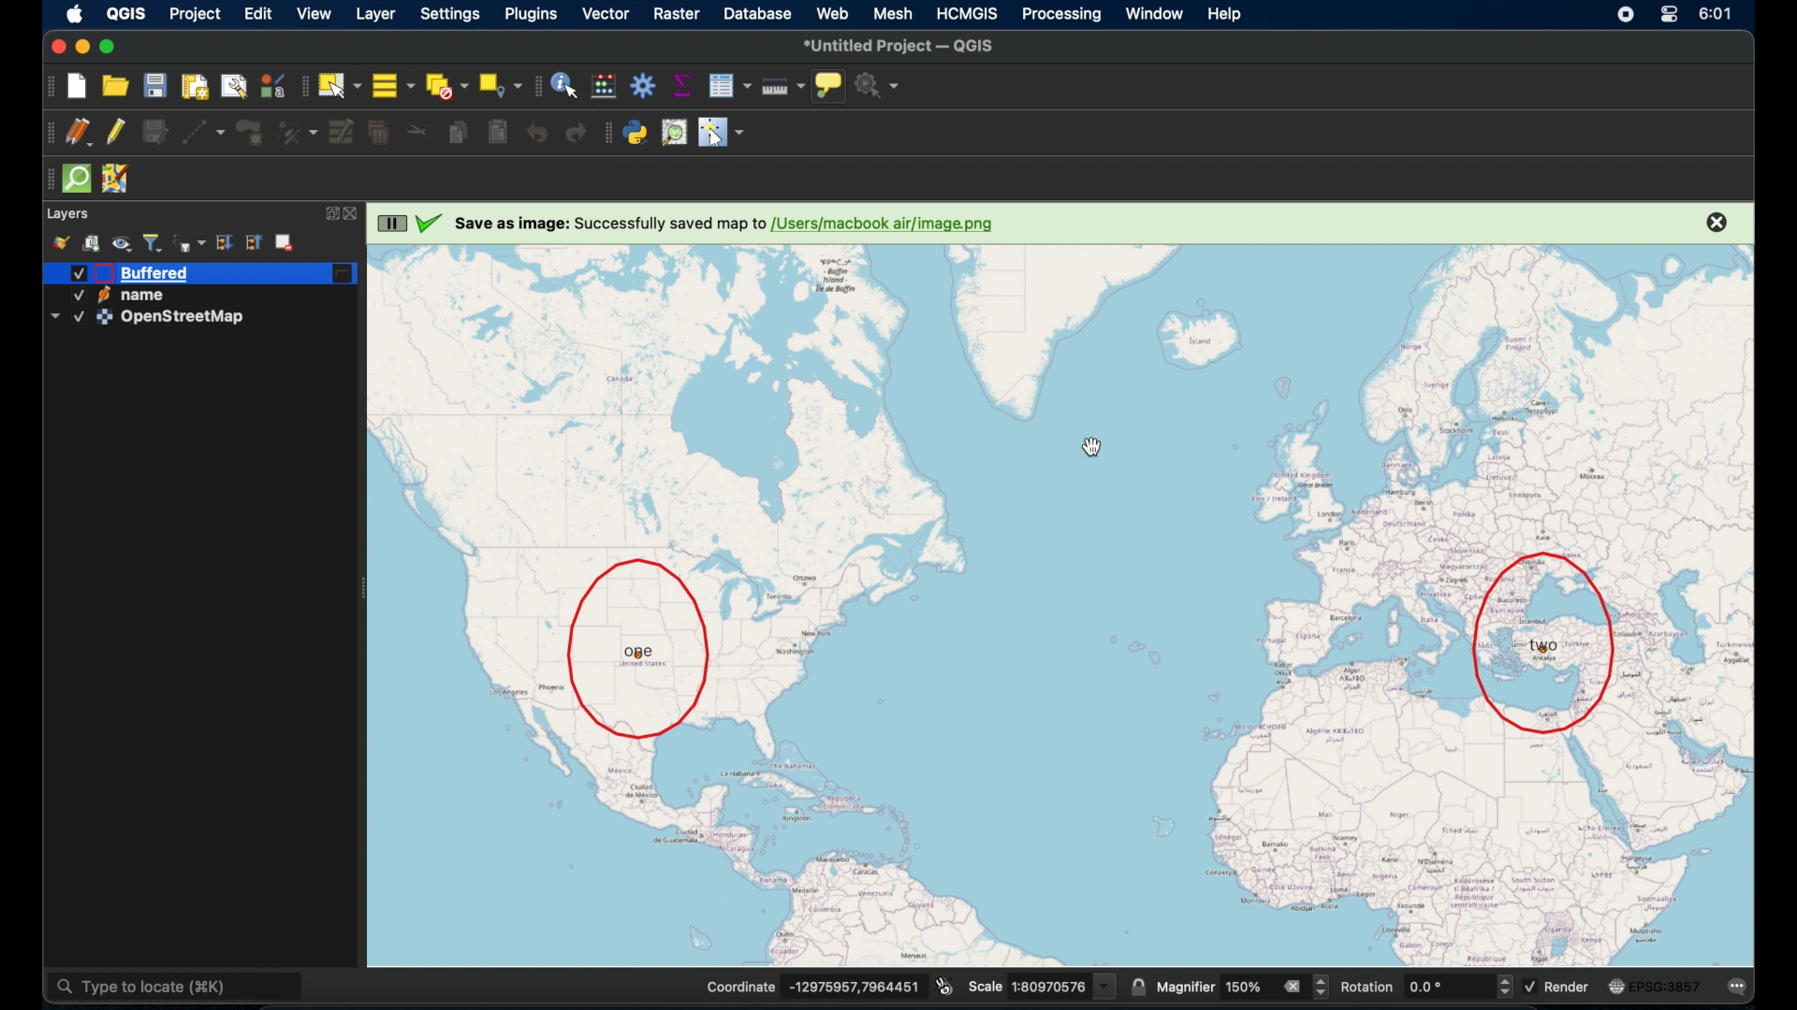 The height and width of the screenshot is (1010, 1797). What do you see at coordinates (329, 215) in the screenshot?
I see `expand` at bounding box center [329, 215].